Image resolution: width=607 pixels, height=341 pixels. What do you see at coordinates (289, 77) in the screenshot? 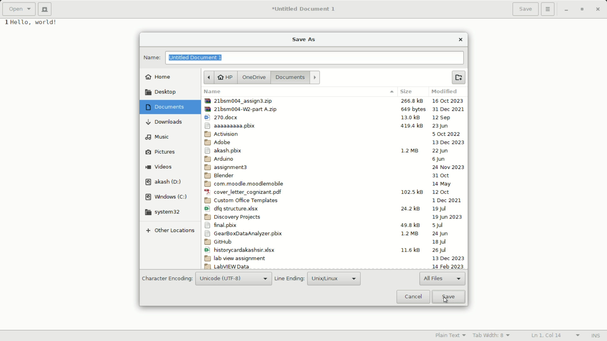
I see `system32` at bounding box center [289, 77].